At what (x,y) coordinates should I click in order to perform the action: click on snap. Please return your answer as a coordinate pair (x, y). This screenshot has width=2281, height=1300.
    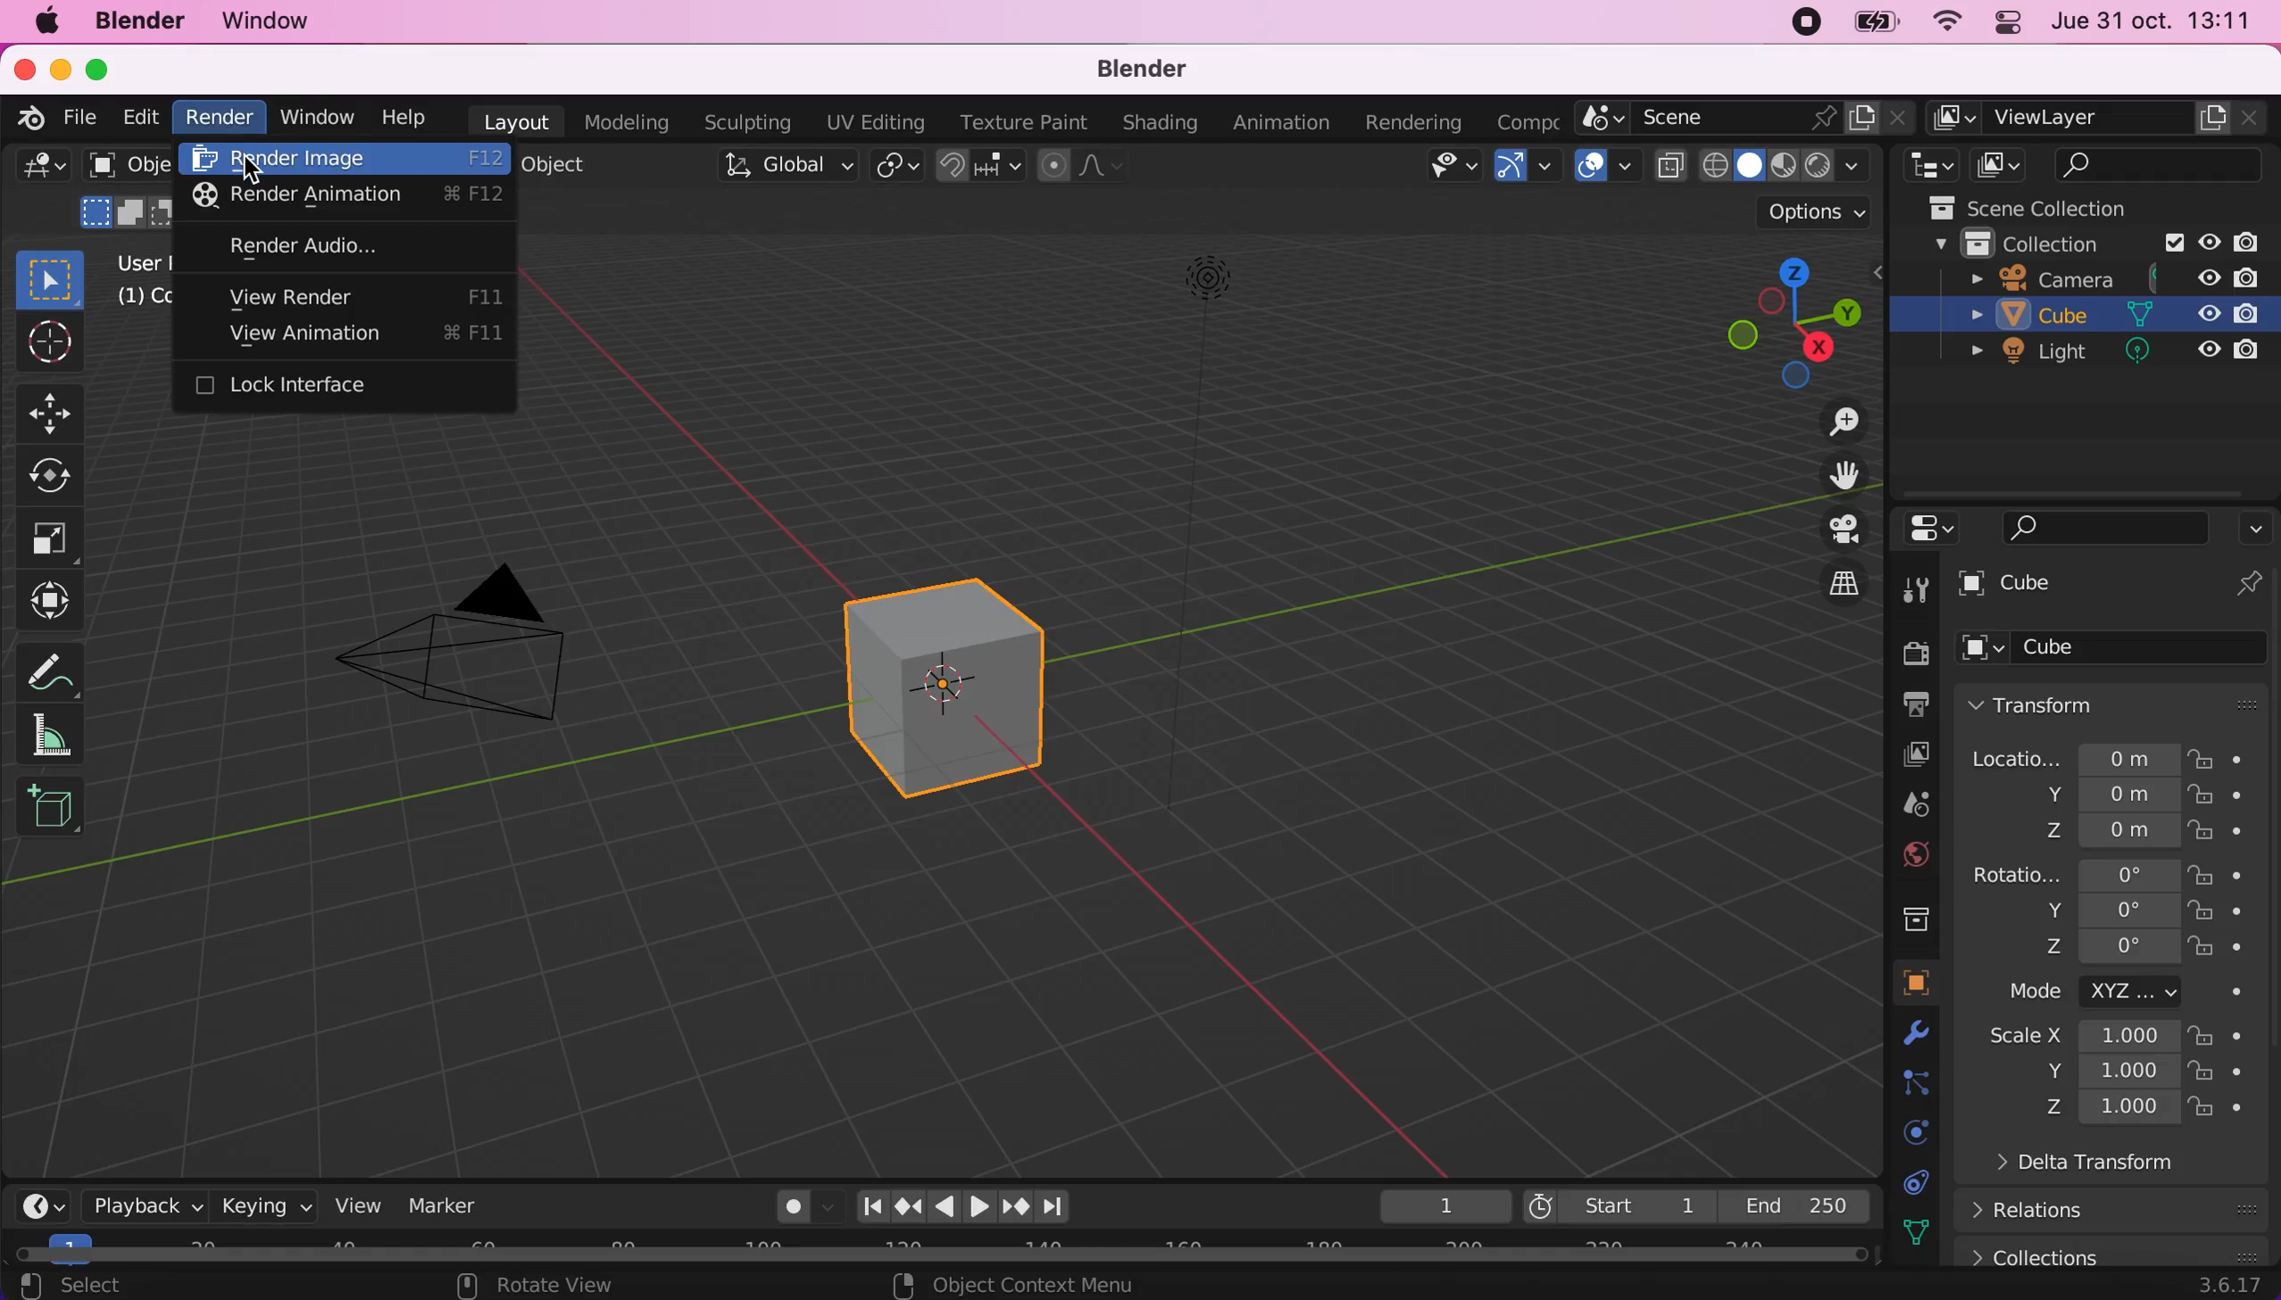
    Looking at the image, I should click on (981, 172).